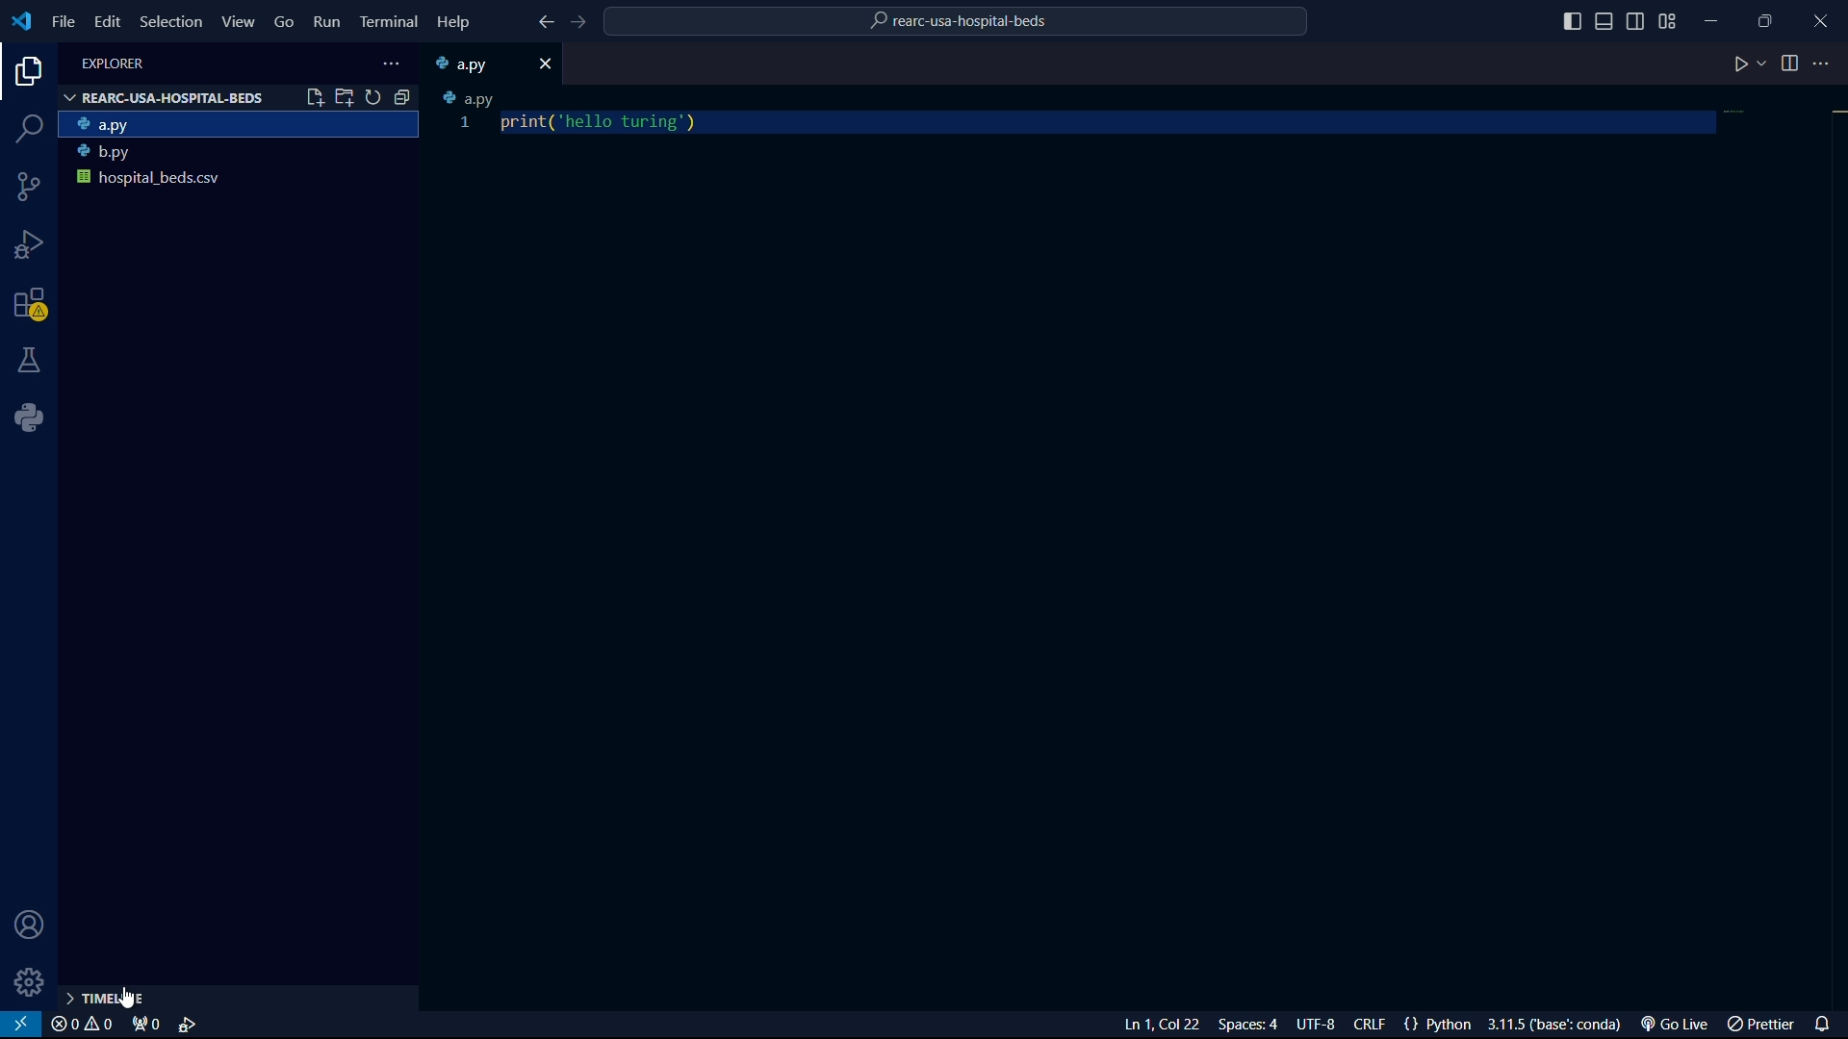 This screenshot has width=1848, height=1039. Describe the element at coordinates (1825, 1024) in the screenshot. I see `notifications` at that location.